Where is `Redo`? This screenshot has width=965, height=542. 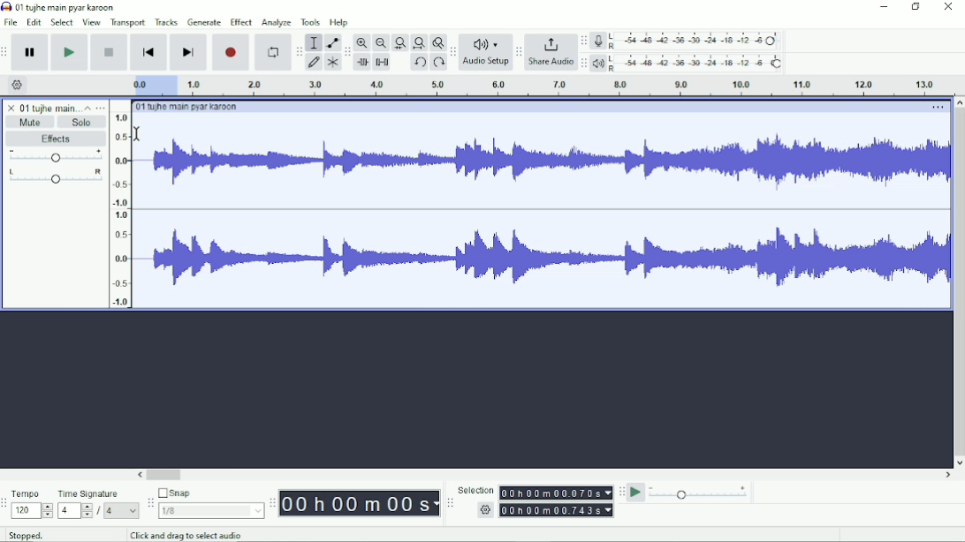 Redo is located at coordinates (438, 64).